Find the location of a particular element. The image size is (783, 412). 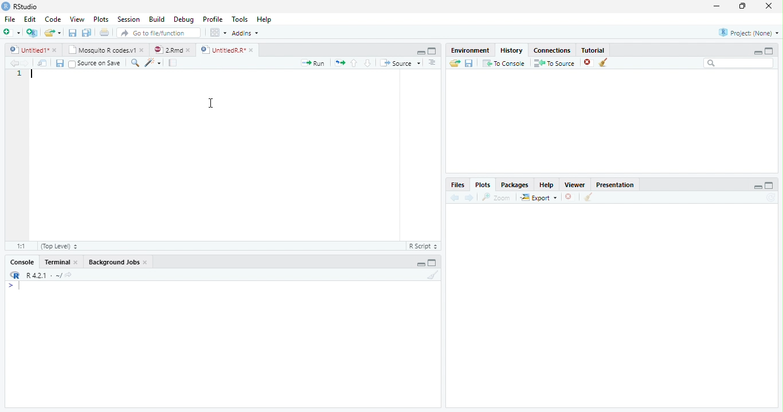

save is located at coordinates (60, 64).